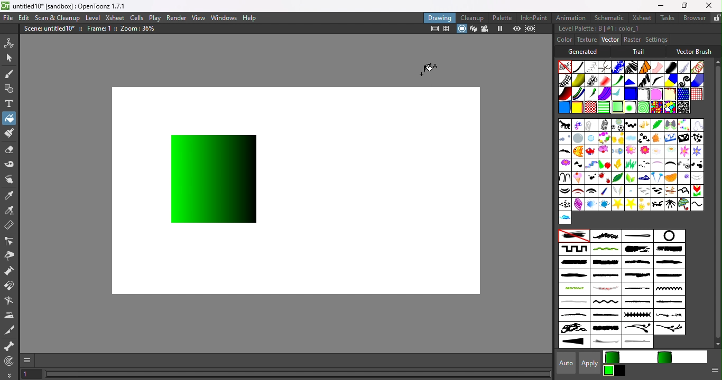 This screenshot has height=380, width=722. What do you see at coordinates (573, 276) in the screenshot?
I see `medium_brush3` at bounding box center [573, 276].